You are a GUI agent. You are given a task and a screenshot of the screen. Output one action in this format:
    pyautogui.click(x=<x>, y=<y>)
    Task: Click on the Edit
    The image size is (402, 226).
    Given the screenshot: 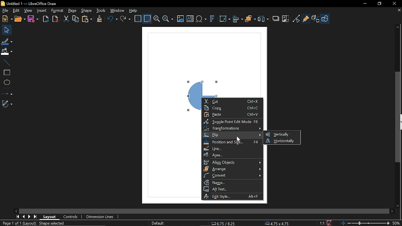 What is the action you would take?
    pyautogui.click(x=16, y=11)
    